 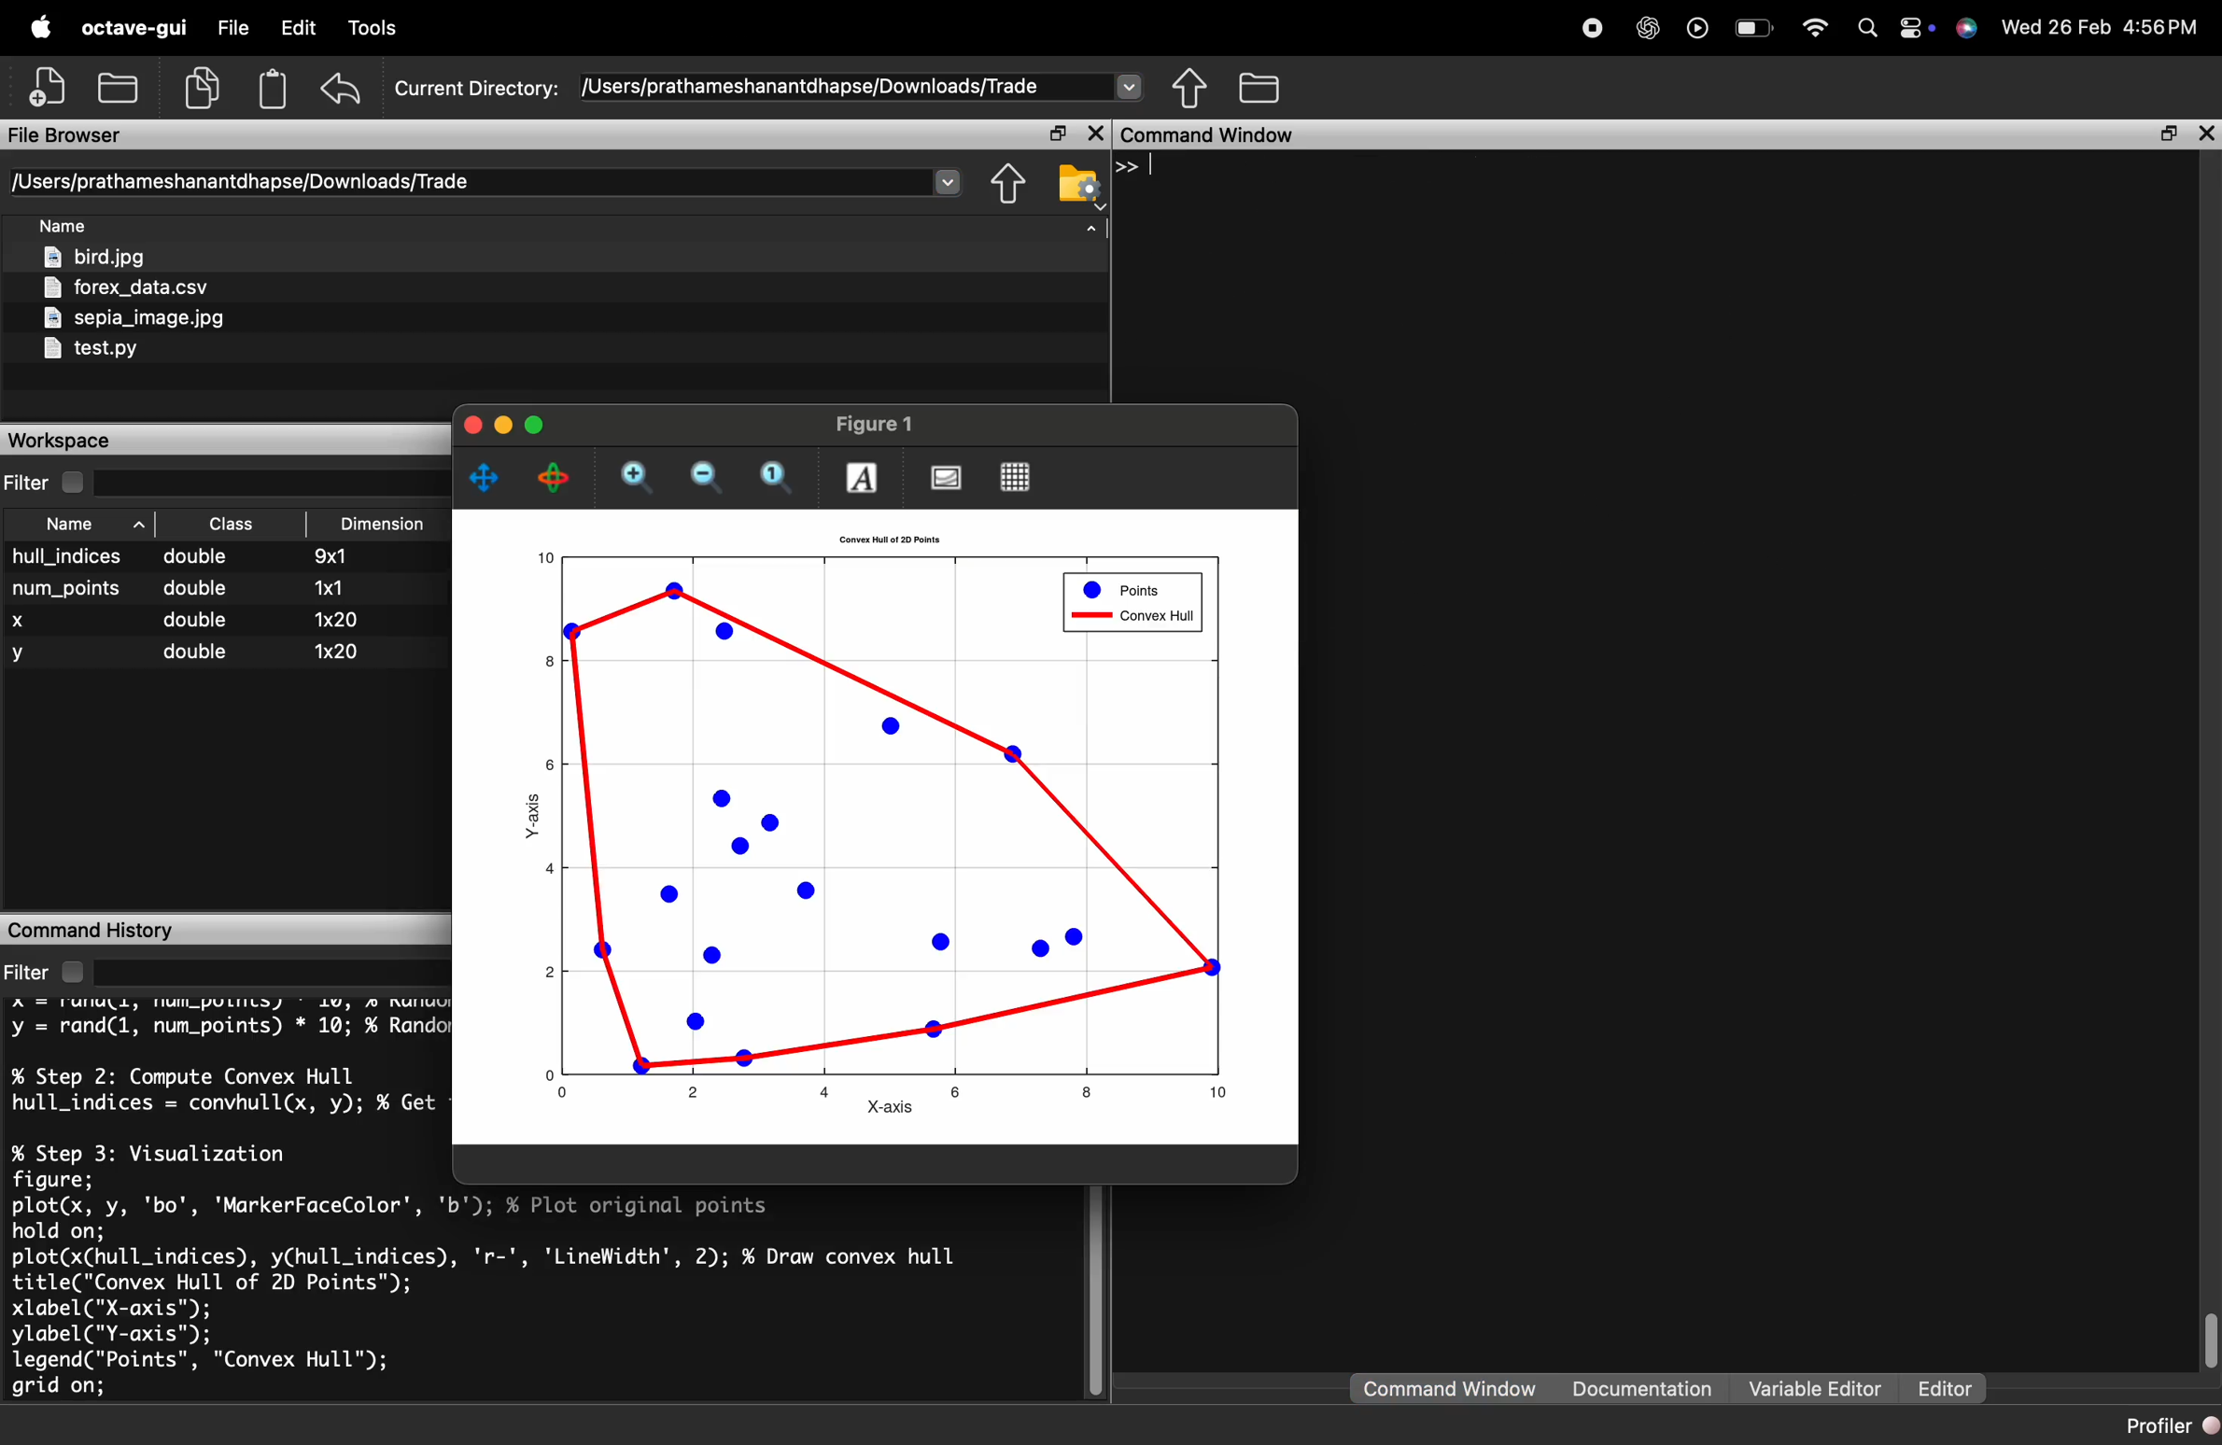 What do you see at coordinates (484, 479) in the screenshot?
I see `pan` at bounding box center [484, 479].